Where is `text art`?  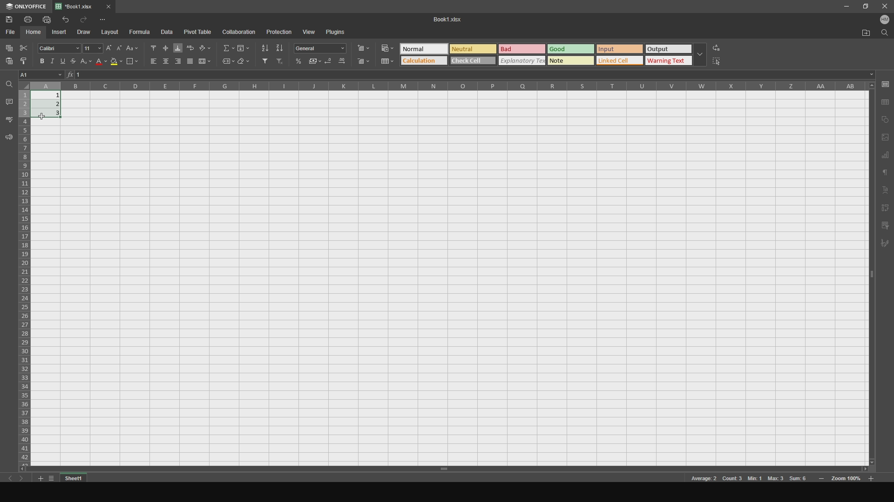
text art is located at coordinates (886, 190).